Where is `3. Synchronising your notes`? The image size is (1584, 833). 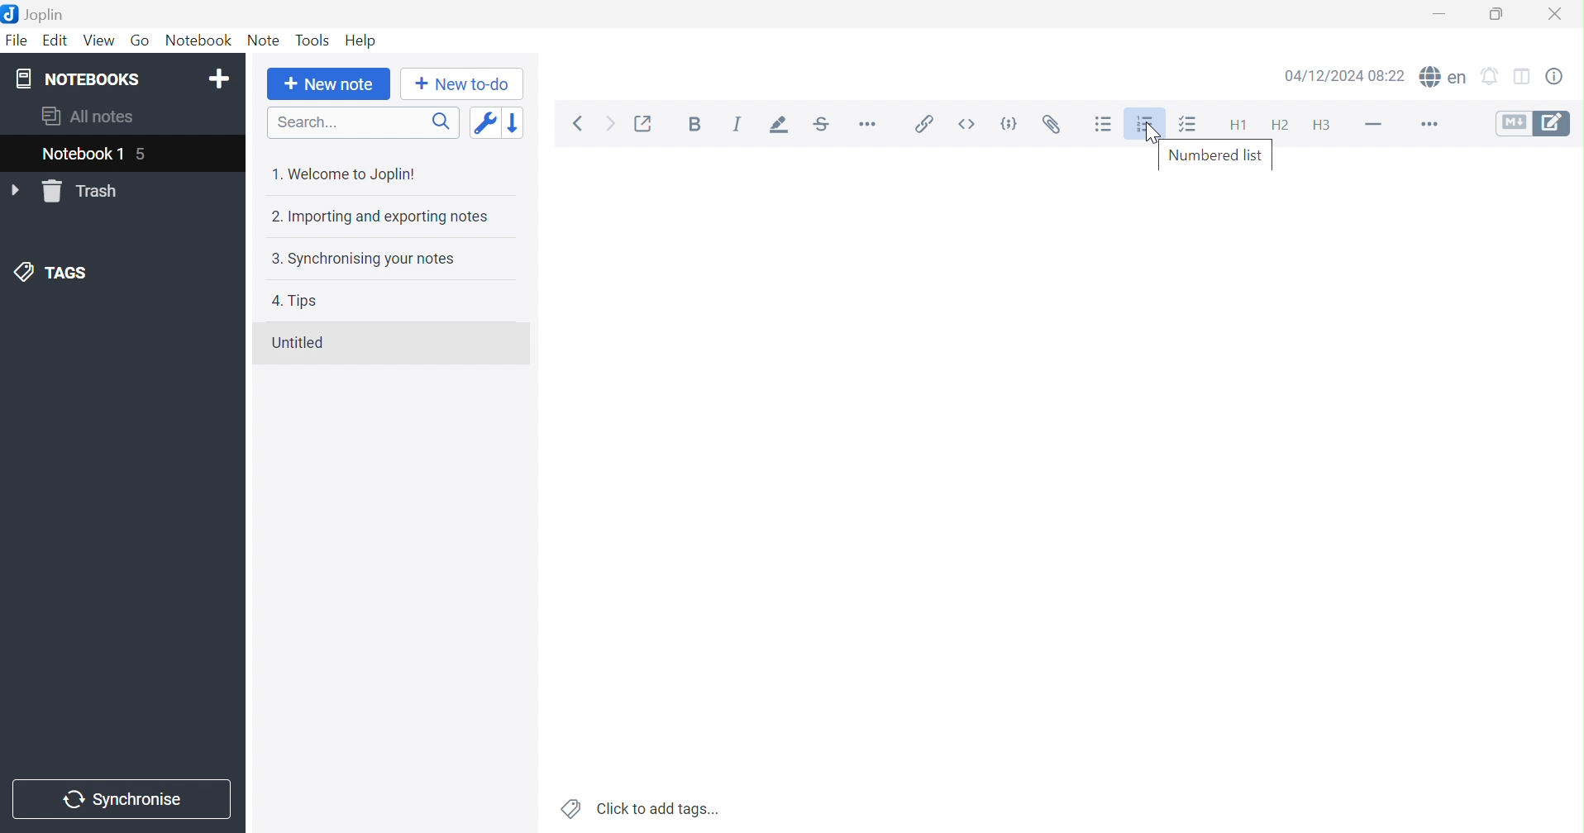
3. Synchronising your notes is located at coordinates (361, 259).